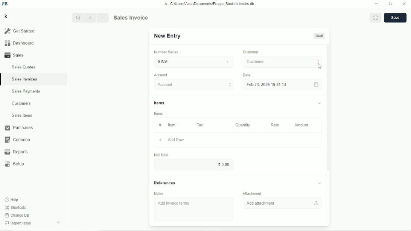 The height and width of the screenshot is (231, 411). Describe the element at coordinates (175, 204) in the screenshot. I see `Add invoice items` at that location.